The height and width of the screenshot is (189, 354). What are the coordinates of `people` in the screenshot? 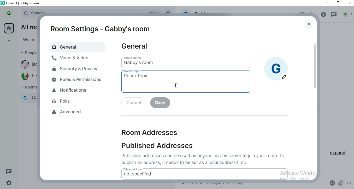 It's located at (28, 53).